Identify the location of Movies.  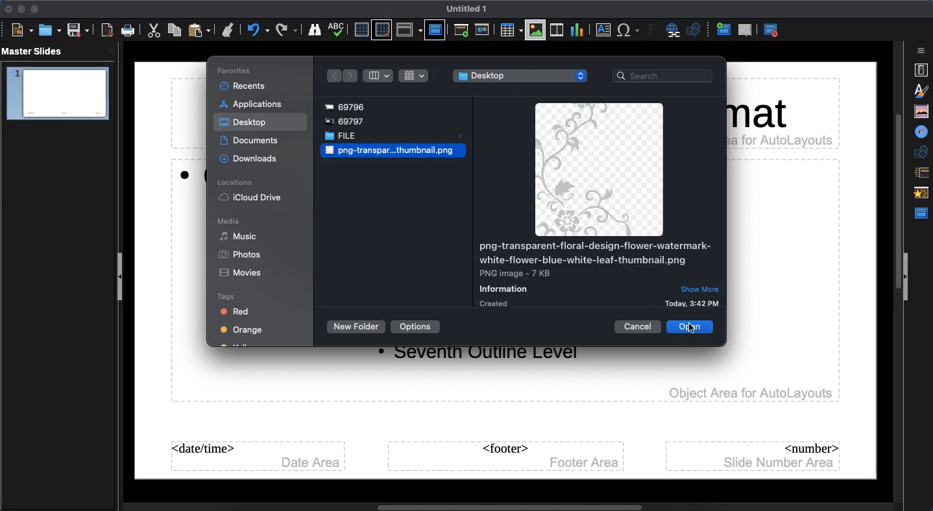
(242, 273).